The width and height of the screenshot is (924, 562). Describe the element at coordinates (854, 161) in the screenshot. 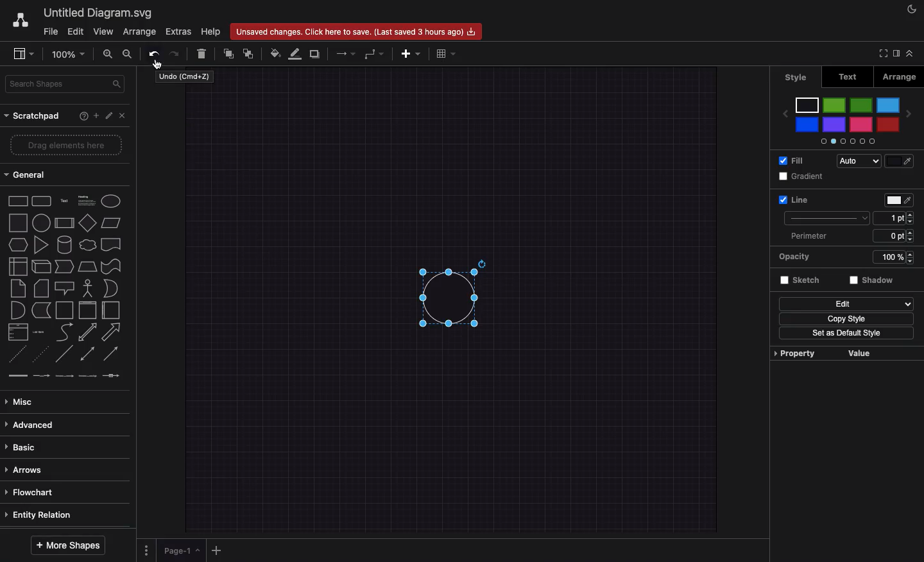

I see `Auto` at that location.